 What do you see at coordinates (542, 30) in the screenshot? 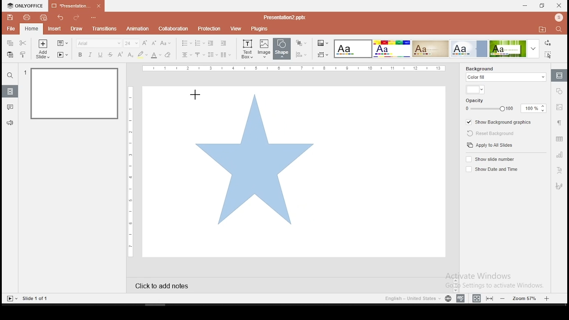
I see `open file location` at bounding box center [542, 30].